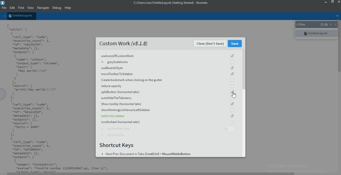 Image resolution: width=341 pixels, height=175 pixels. What do you see at coordinates (46, 97) in the screenshot?
I see `{
cells: [
{
"cell _type": "code",
"execution_count": 1,
nidn: "ed1291fd",
"metadata": {},
"outputs": [
{
"name": "stdout",
"output_type": "strean",
mtextn: [
“Hay world!!!\n"
1
}
1,
source: [
"print('Hay worlditt')"
1
1,
1
"cell _type": "code",
"execution_count": 2,
dn: "02ce125d",
"metadata": {},
"outputs": [1,
"source": [
"farts = 1000"
1
1,
1
"cell _type": "code",
"execution_count": 3,
nidn: "ea7dssed”,
"metadata": {},
"outputs": [
{
“ename": "SyntaxError",
"evalue": "invalid syntax (2198524947.py, Line 1)",` at bounding box center [46, 97].